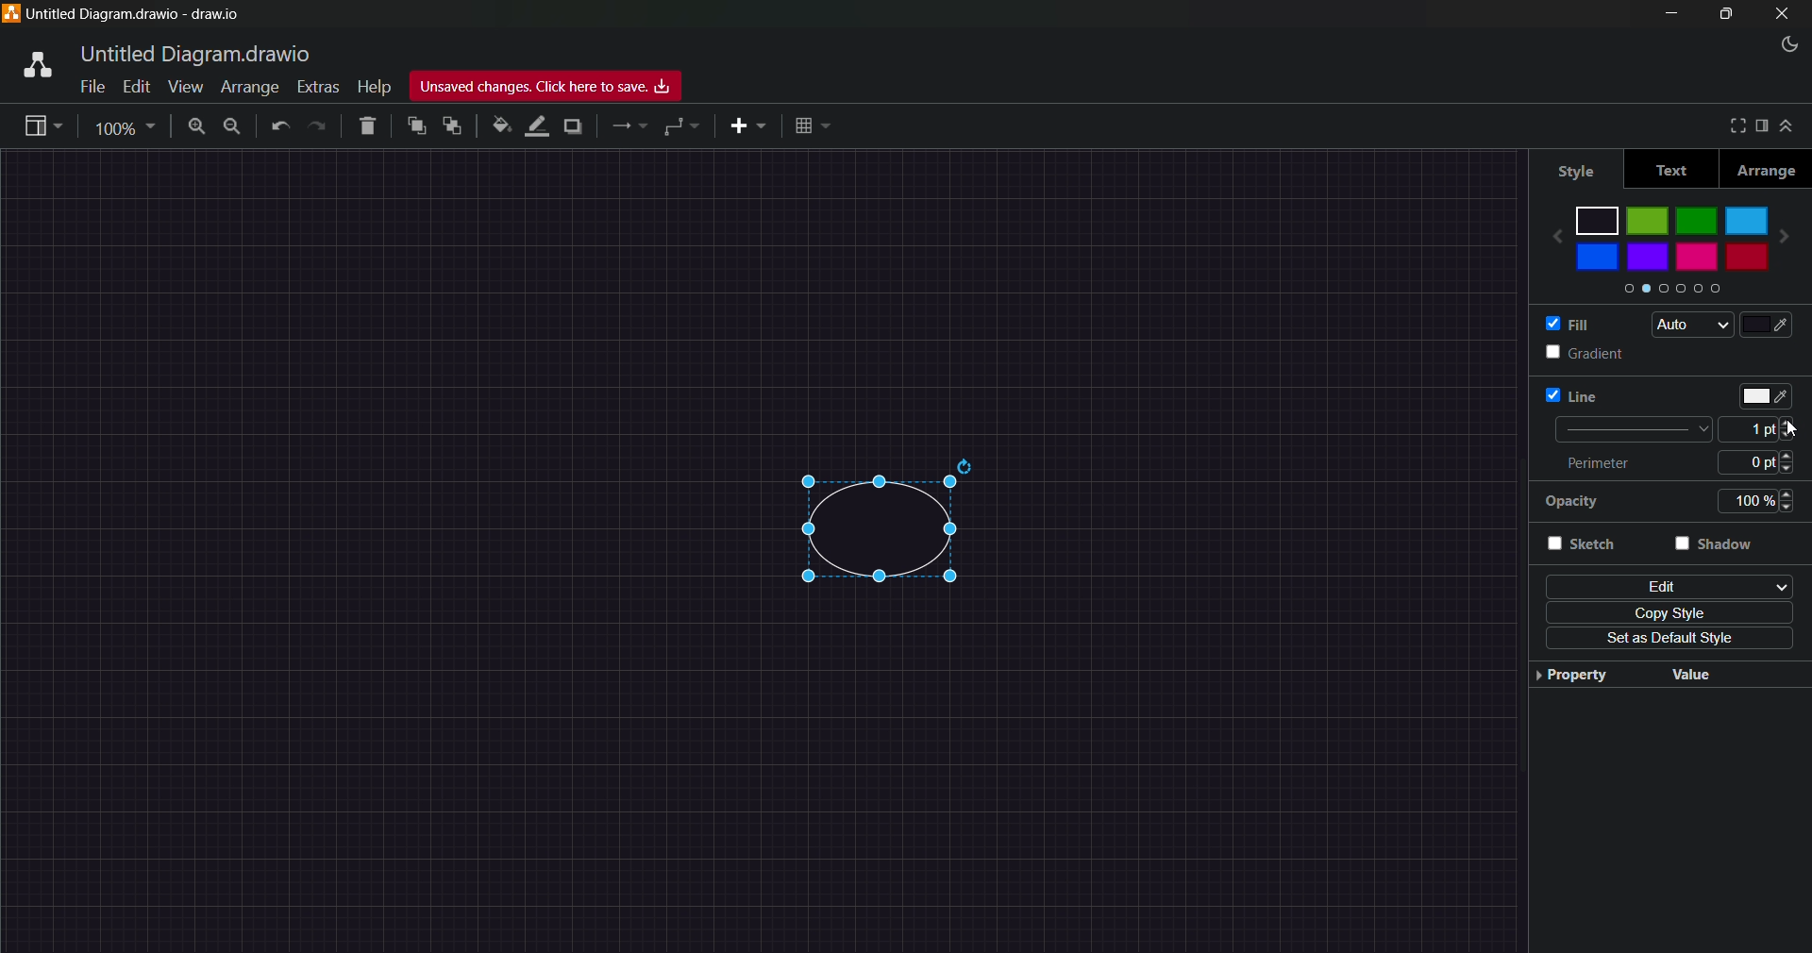 This screenshot has width=1812, height=953. I want to click on unsaved changes, so click(545, 85).